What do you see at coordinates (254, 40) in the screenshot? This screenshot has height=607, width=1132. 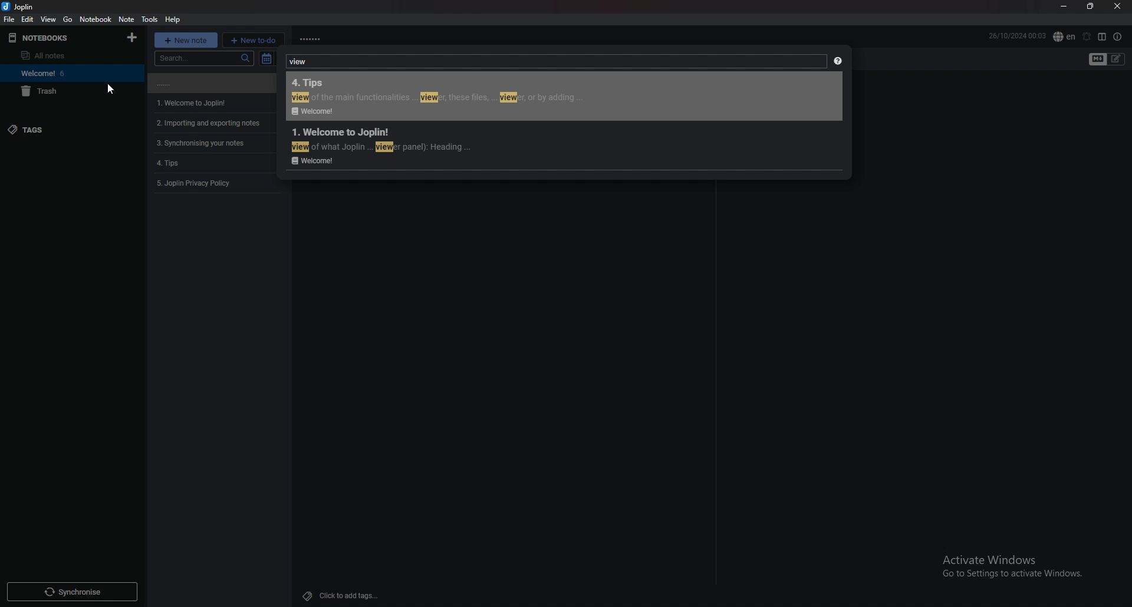 I see `new todo` at bounding box center [254, 40].